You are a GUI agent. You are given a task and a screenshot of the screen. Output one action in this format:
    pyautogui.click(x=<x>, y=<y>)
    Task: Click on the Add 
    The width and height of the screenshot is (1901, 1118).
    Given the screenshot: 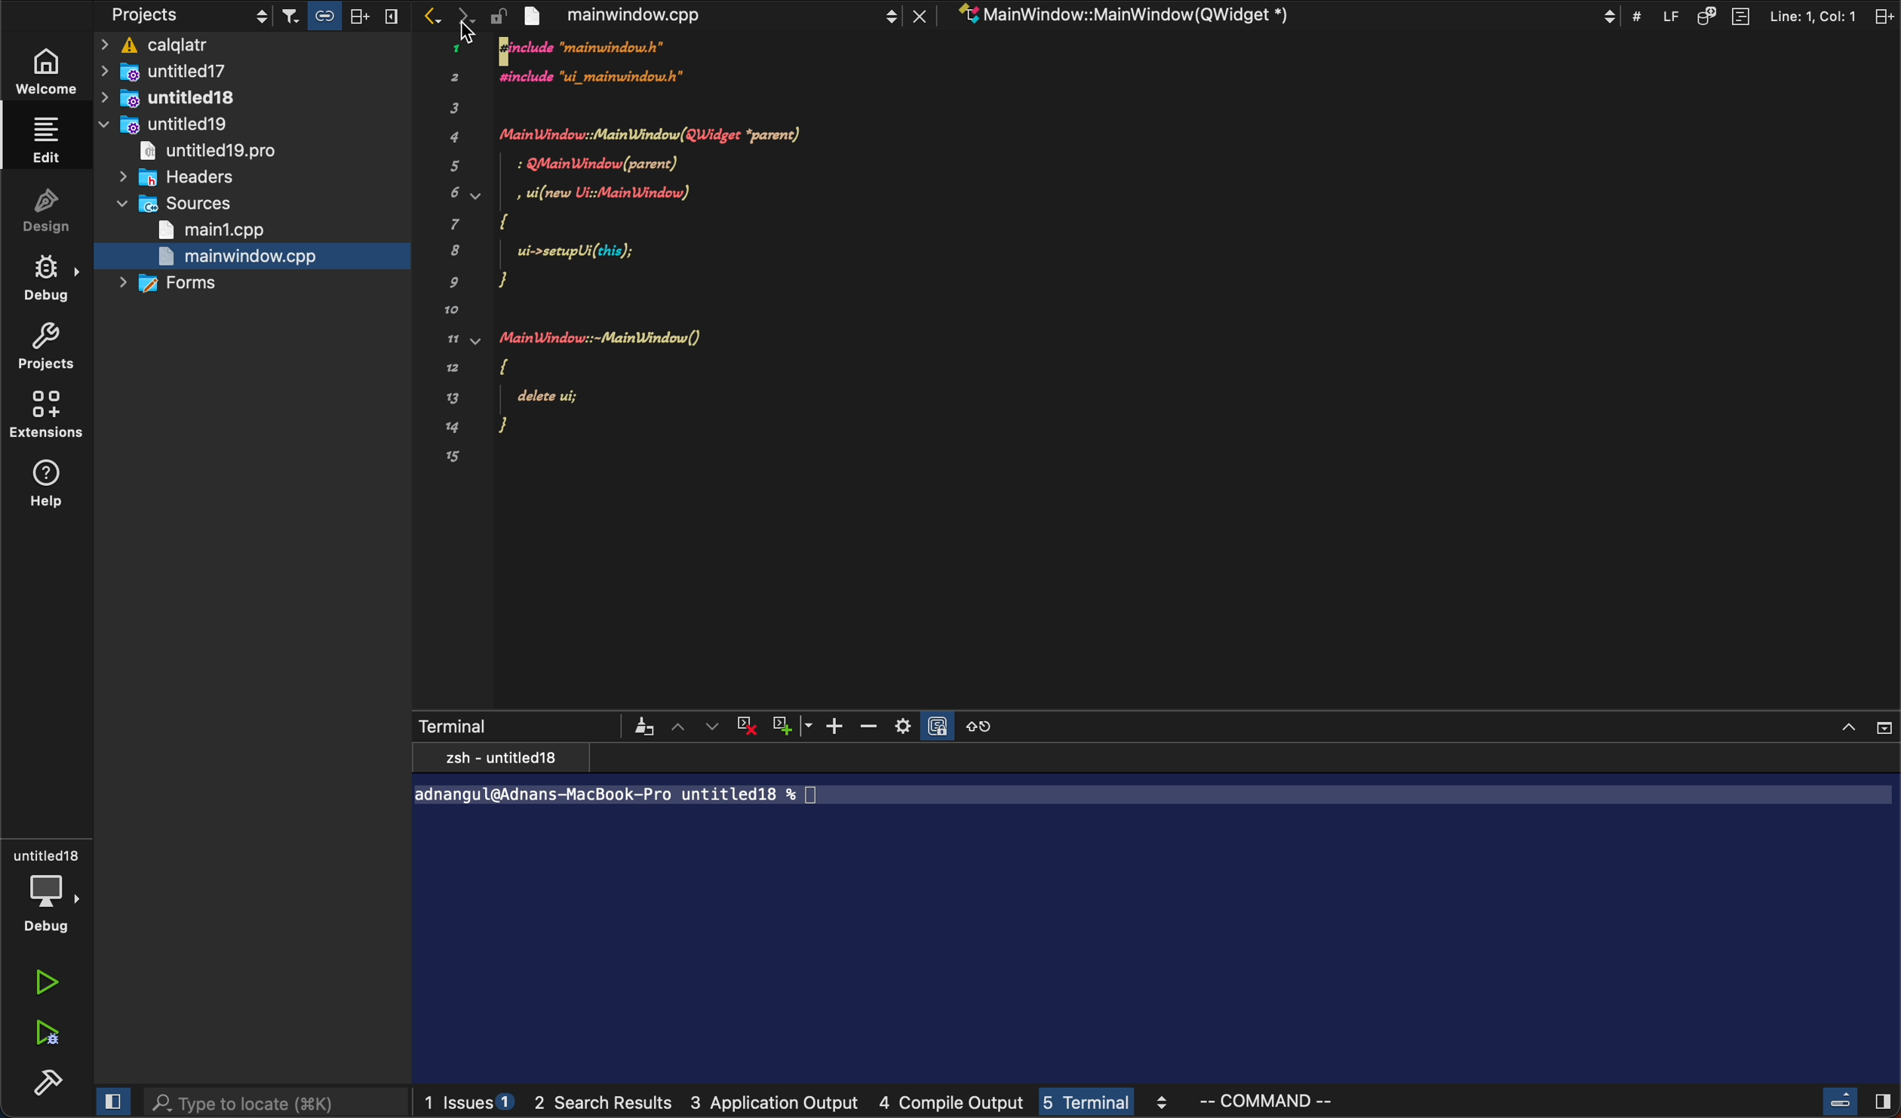 What is the action you would take?
    pyautogui.click(x=838, y=726)
    